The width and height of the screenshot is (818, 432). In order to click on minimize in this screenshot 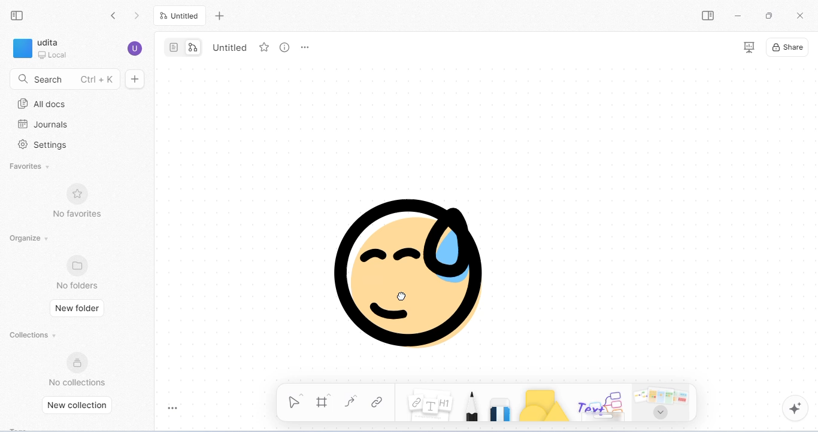, I will do `click(736, 14)`.